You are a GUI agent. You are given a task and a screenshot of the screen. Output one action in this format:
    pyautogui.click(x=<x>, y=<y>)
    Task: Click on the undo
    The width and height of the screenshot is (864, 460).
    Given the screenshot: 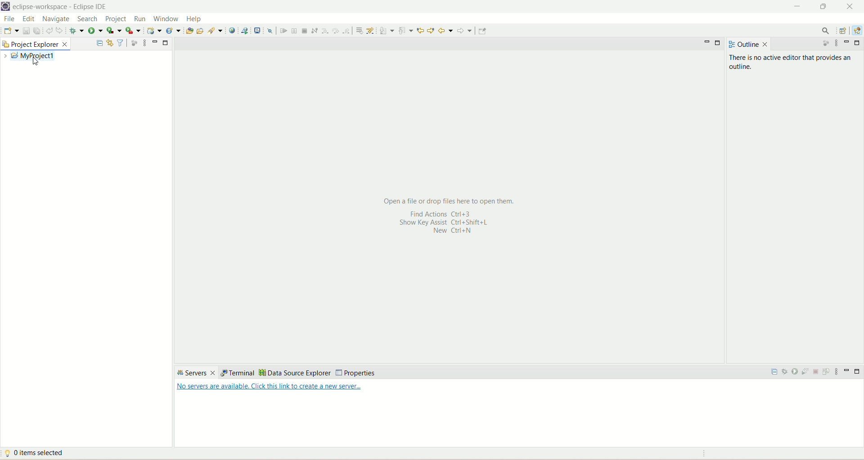 What is the action you would take?
    pyautogui.click(x=49, y=30)
    